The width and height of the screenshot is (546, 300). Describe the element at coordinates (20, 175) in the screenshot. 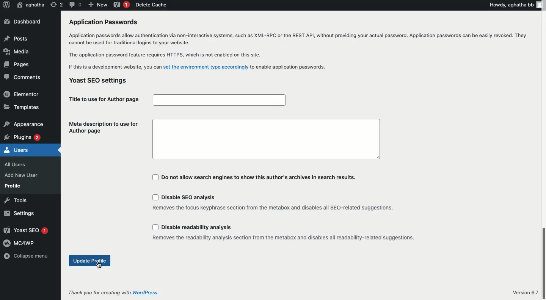

I see `Add New User` at that location.